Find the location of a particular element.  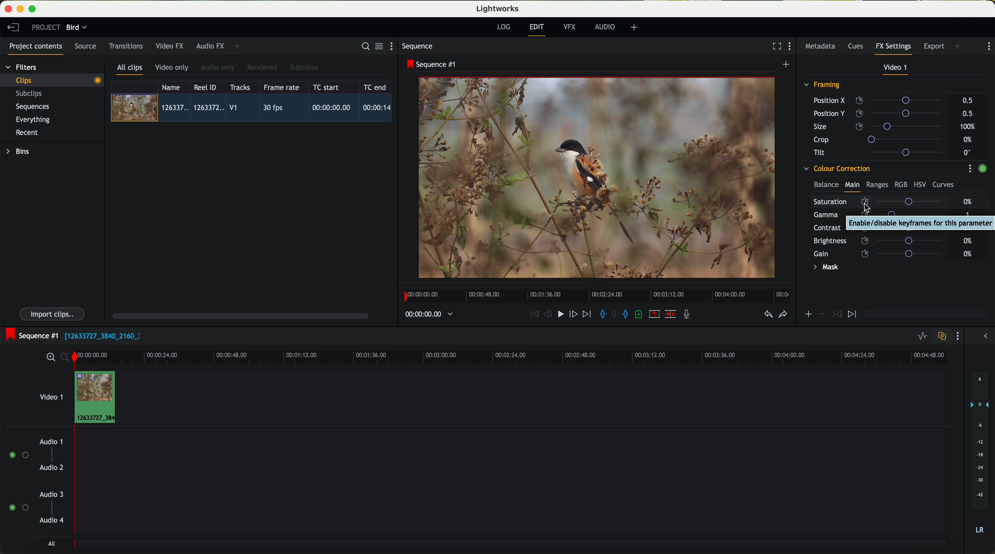

rendered is located at coordinates (263, 68).